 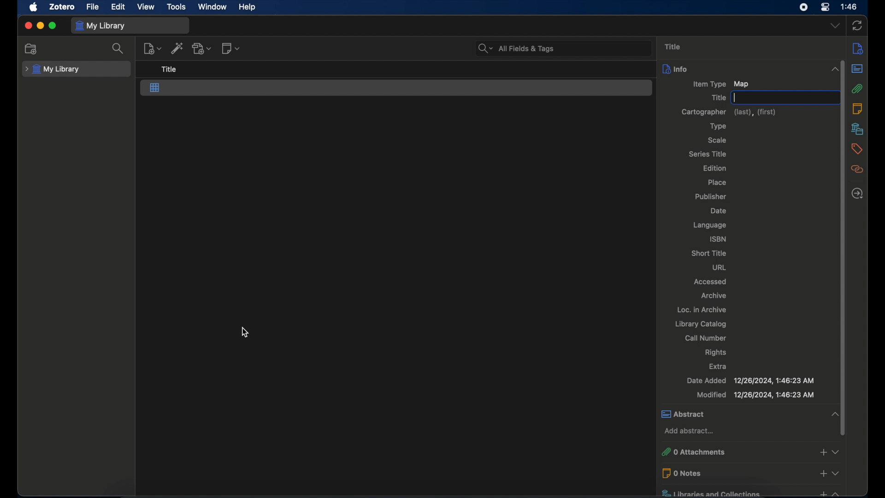 What do you see at coordinates (53, 25) in the screenshot?
I see `maximize` at bounding box center [53, 25].